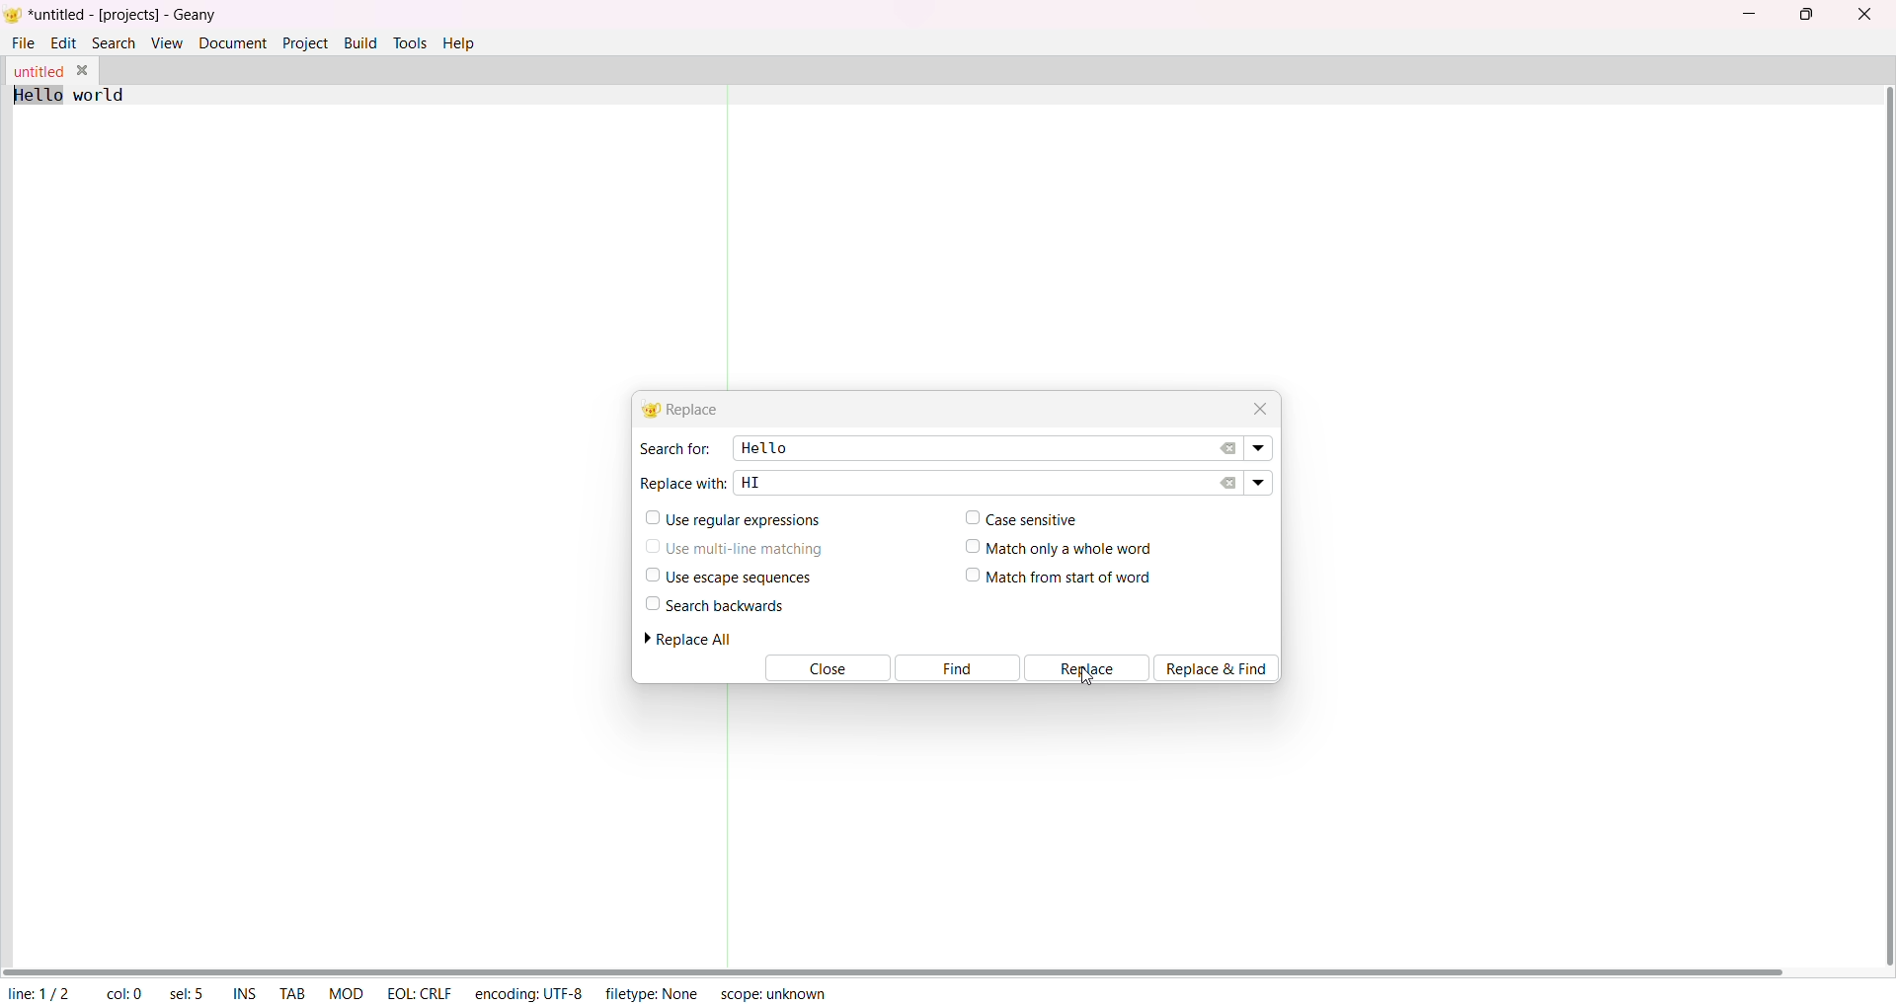 The height and width of the screenshot is (1005, 1896). Describe the element at coordinates (1063, 546) in the screenshot. I see `match only a whole word` at that location.